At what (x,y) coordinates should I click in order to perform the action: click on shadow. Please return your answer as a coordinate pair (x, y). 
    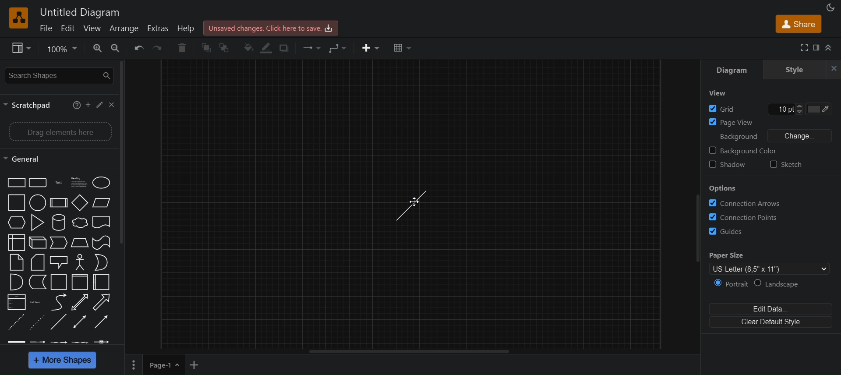
    Looking at the image, I should click on (283, 48).